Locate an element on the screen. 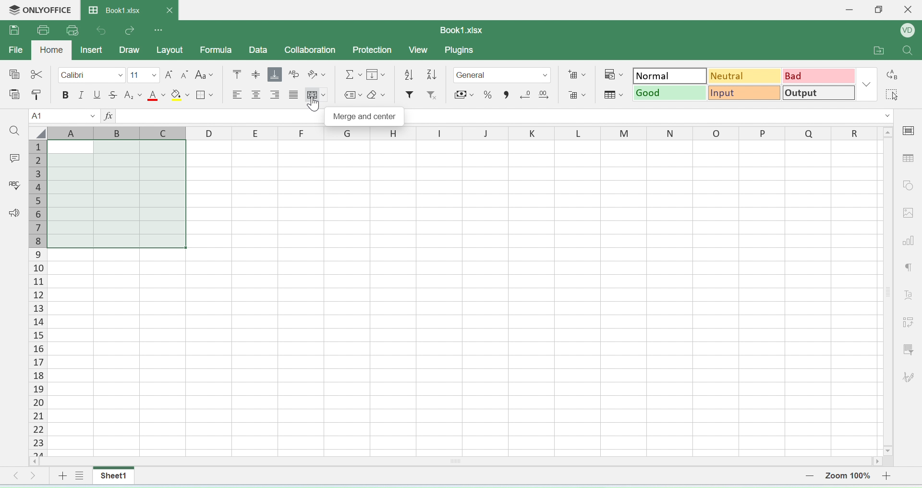 This screenshot has width=922, height=488. protection is located at coordinates (371, 50).